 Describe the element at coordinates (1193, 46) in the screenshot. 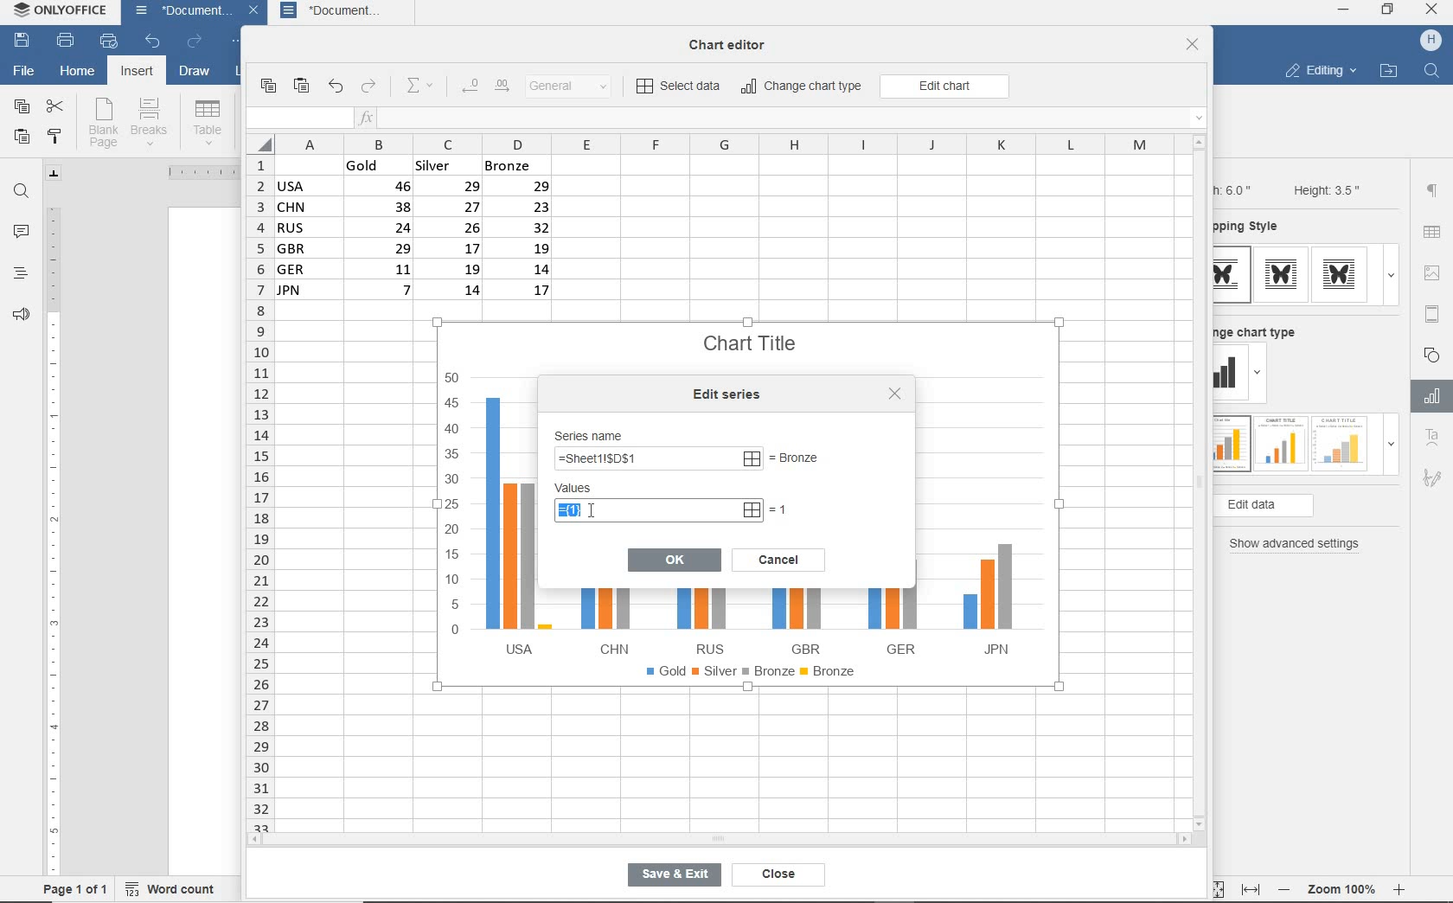

I see `close` at that location.